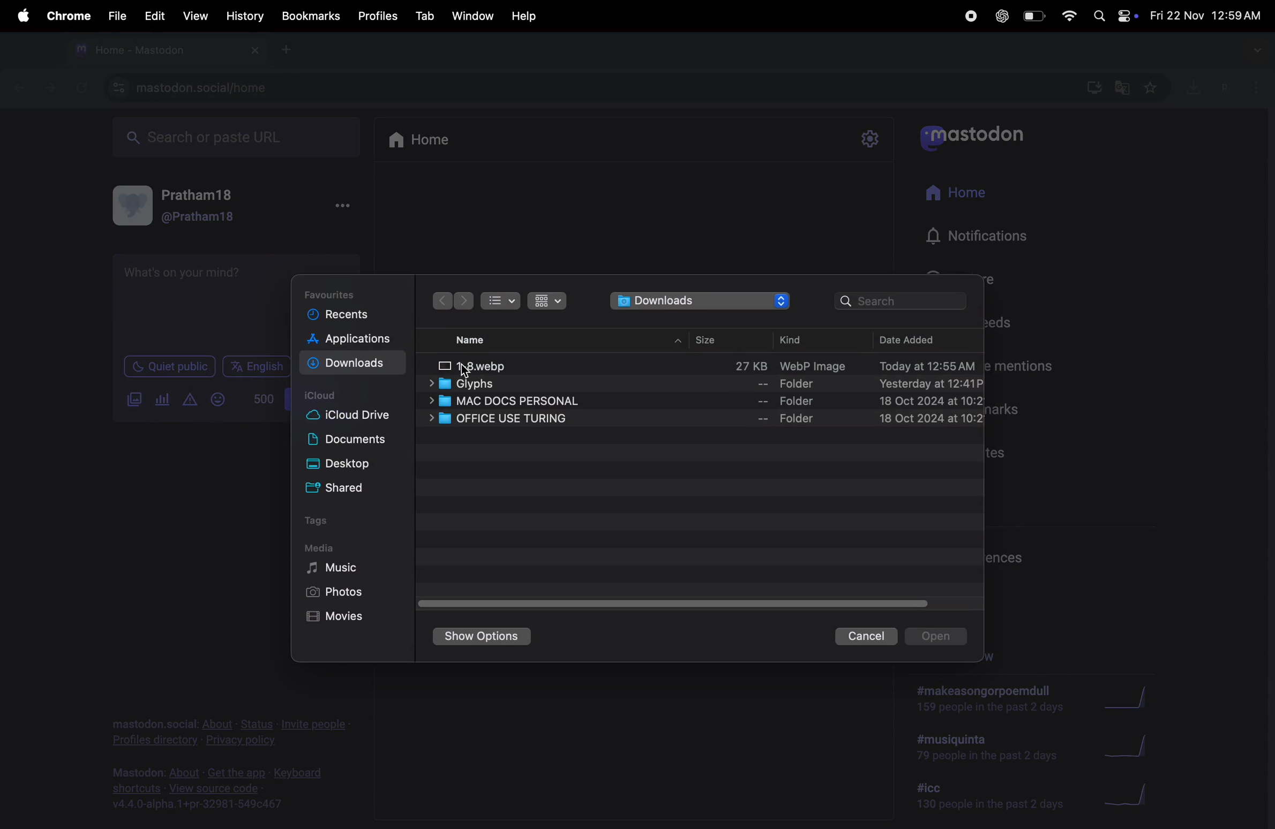 The height and width of the screenshot is (829, 1275). Describe the element at coordinates (699, 420) in the screenshot. I see `office files` at that location.